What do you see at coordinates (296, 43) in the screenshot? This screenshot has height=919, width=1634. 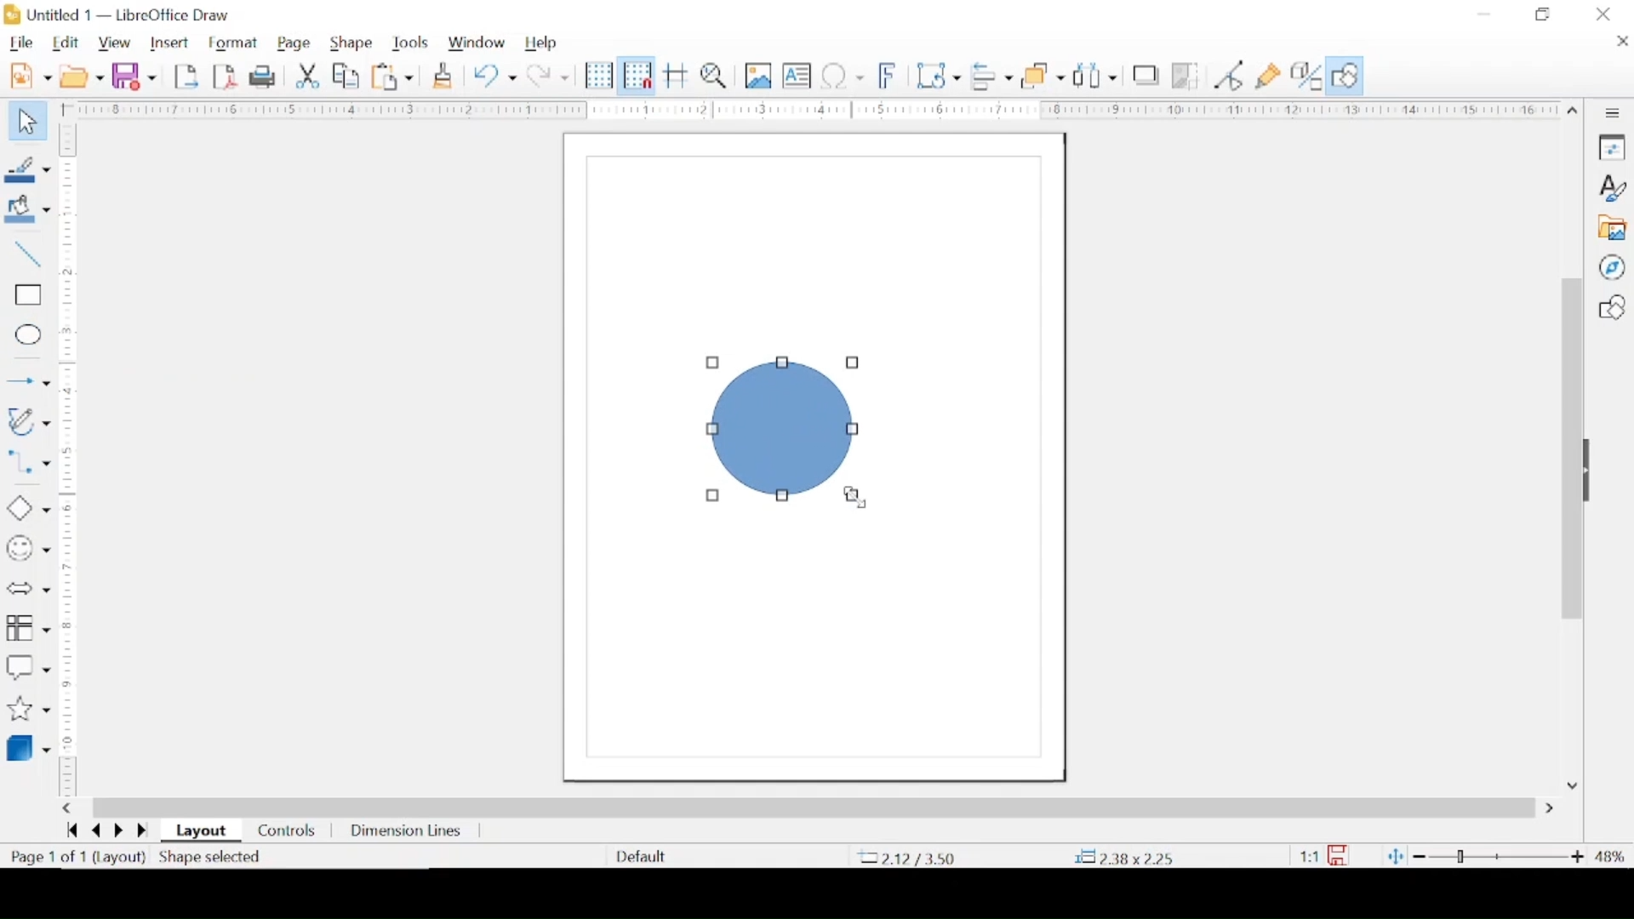 I see `page` at bounding box center [296, 43].